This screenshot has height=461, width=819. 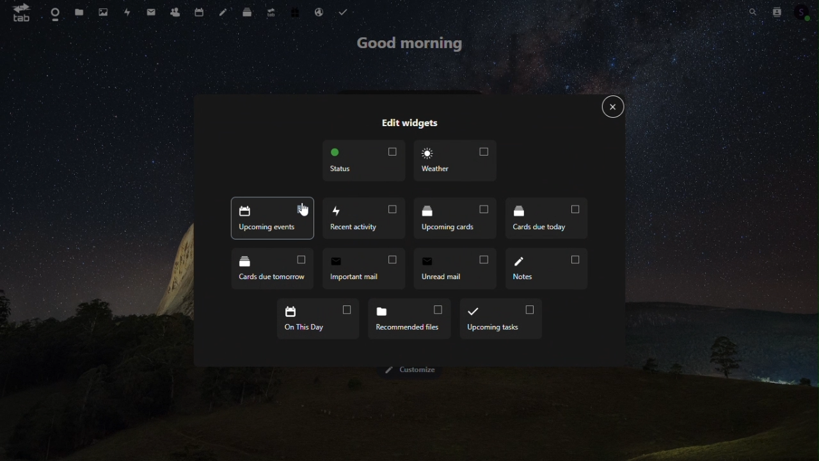 I want to click on unread email, so click(x=452, y=268).